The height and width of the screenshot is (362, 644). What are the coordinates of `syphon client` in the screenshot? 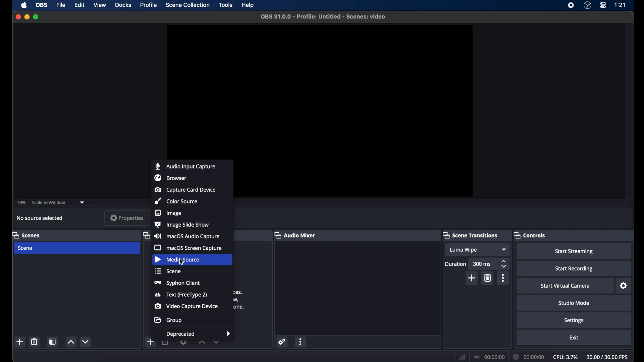 It's located at (177, 283).